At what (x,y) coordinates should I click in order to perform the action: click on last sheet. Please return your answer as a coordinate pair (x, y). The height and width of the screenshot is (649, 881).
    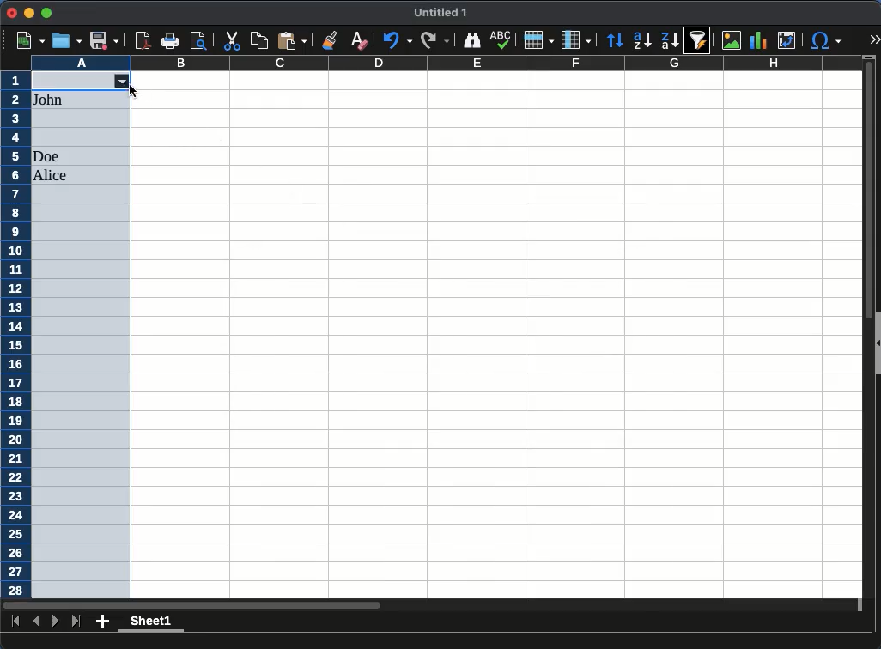
    Looking at the image, I should click on (77, 622).